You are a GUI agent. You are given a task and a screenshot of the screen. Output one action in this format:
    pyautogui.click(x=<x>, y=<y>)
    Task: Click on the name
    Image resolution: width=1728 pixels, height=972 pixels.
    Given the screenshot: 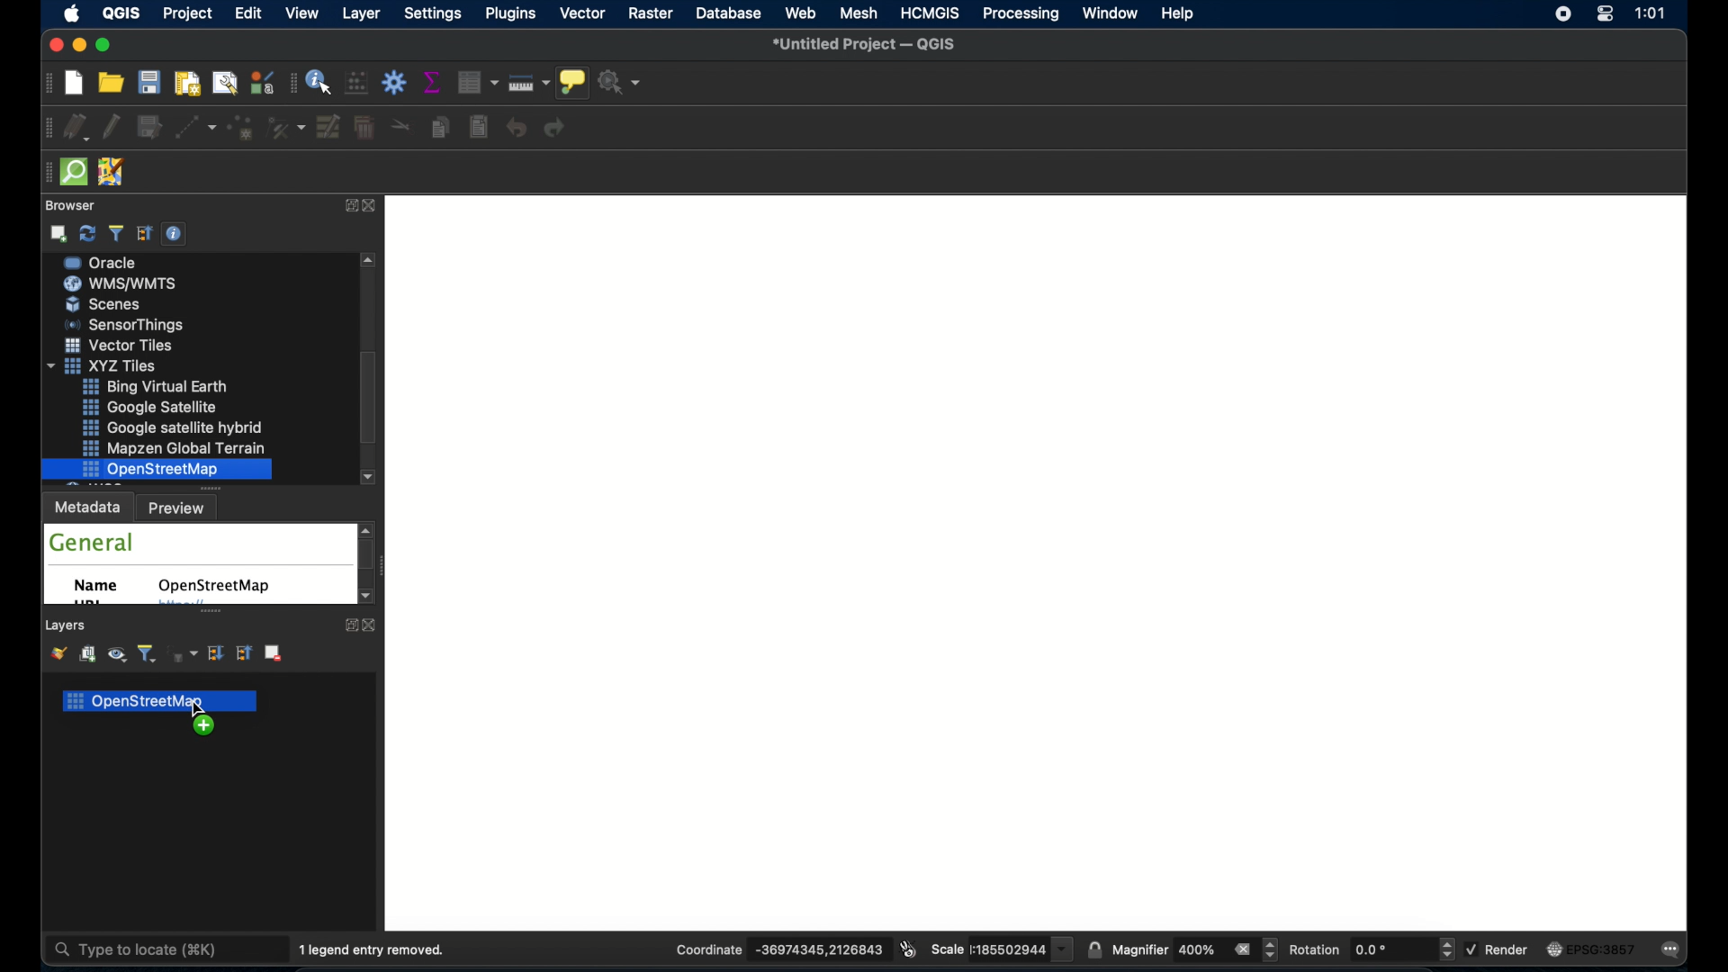 What is the action you would take?
    pyautogui.click(x=97, y=586)
    